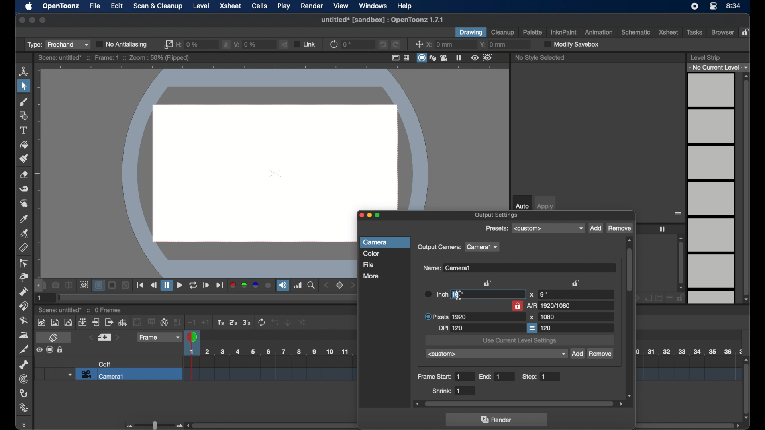  What do you see at coordinates (447, 268) in the screenshot?
I see `name` at bounding box center [447, 268].